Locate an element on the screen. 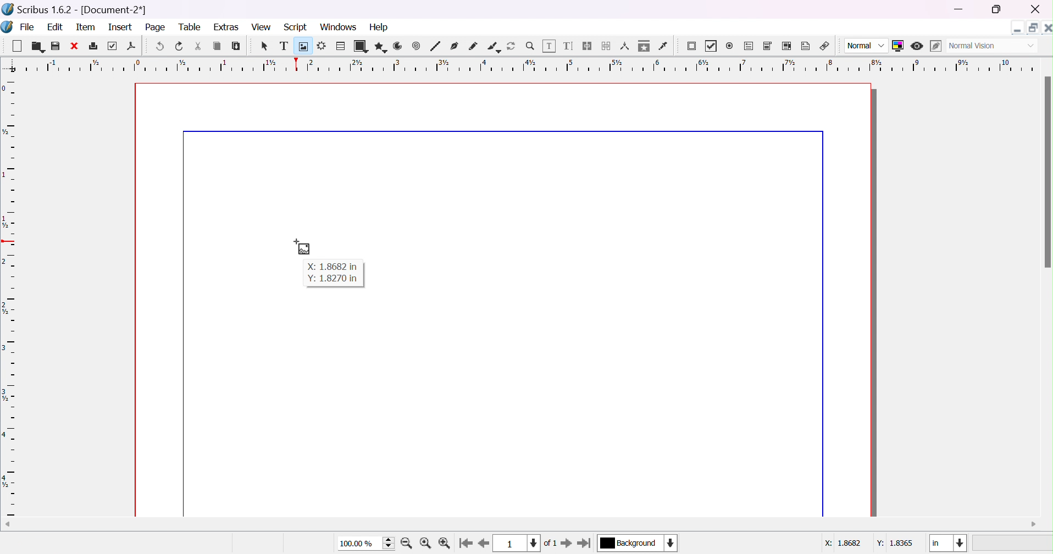 The image size is (1053, 554). new is located at coordinates (15, 45).